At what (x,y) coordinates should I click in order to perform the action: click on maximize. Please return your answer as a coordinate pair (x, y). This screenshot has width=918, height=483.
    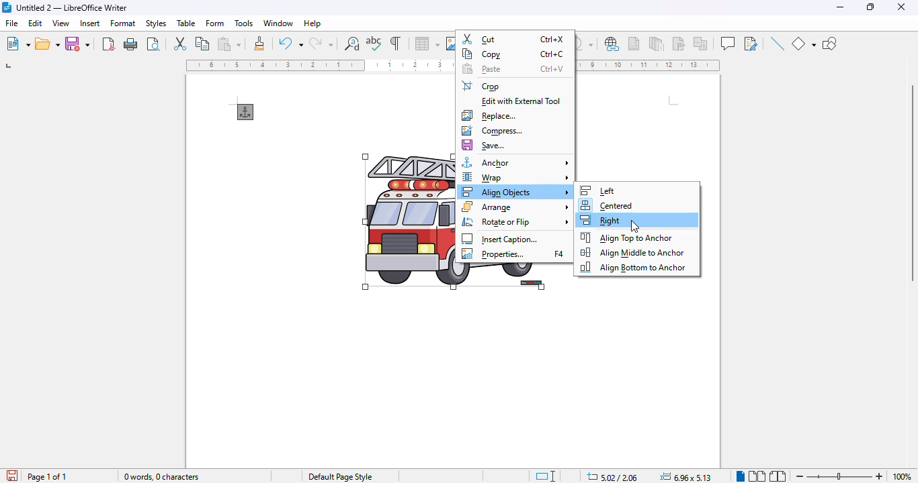
    Looking at the image, I should click on (872, 7).